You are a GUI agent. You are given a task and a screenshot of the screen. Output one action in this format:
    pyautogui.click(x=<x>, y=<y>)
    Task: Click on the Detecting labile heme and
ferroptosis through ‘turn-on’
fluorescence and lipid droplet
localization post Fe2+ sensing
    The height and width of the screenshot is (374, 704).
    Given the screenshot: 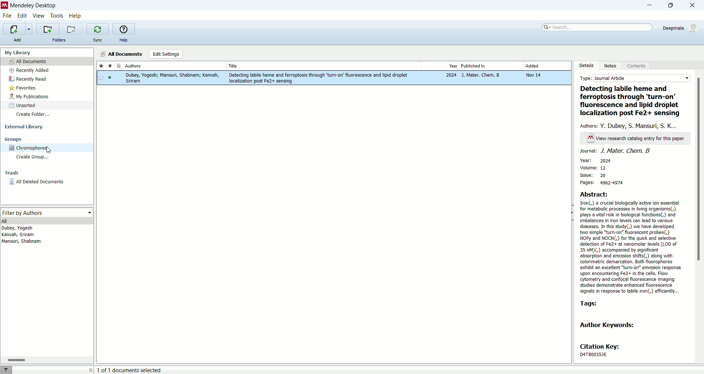 What is the action you would take?
    pyautogui.click(x=632, y=102)
    